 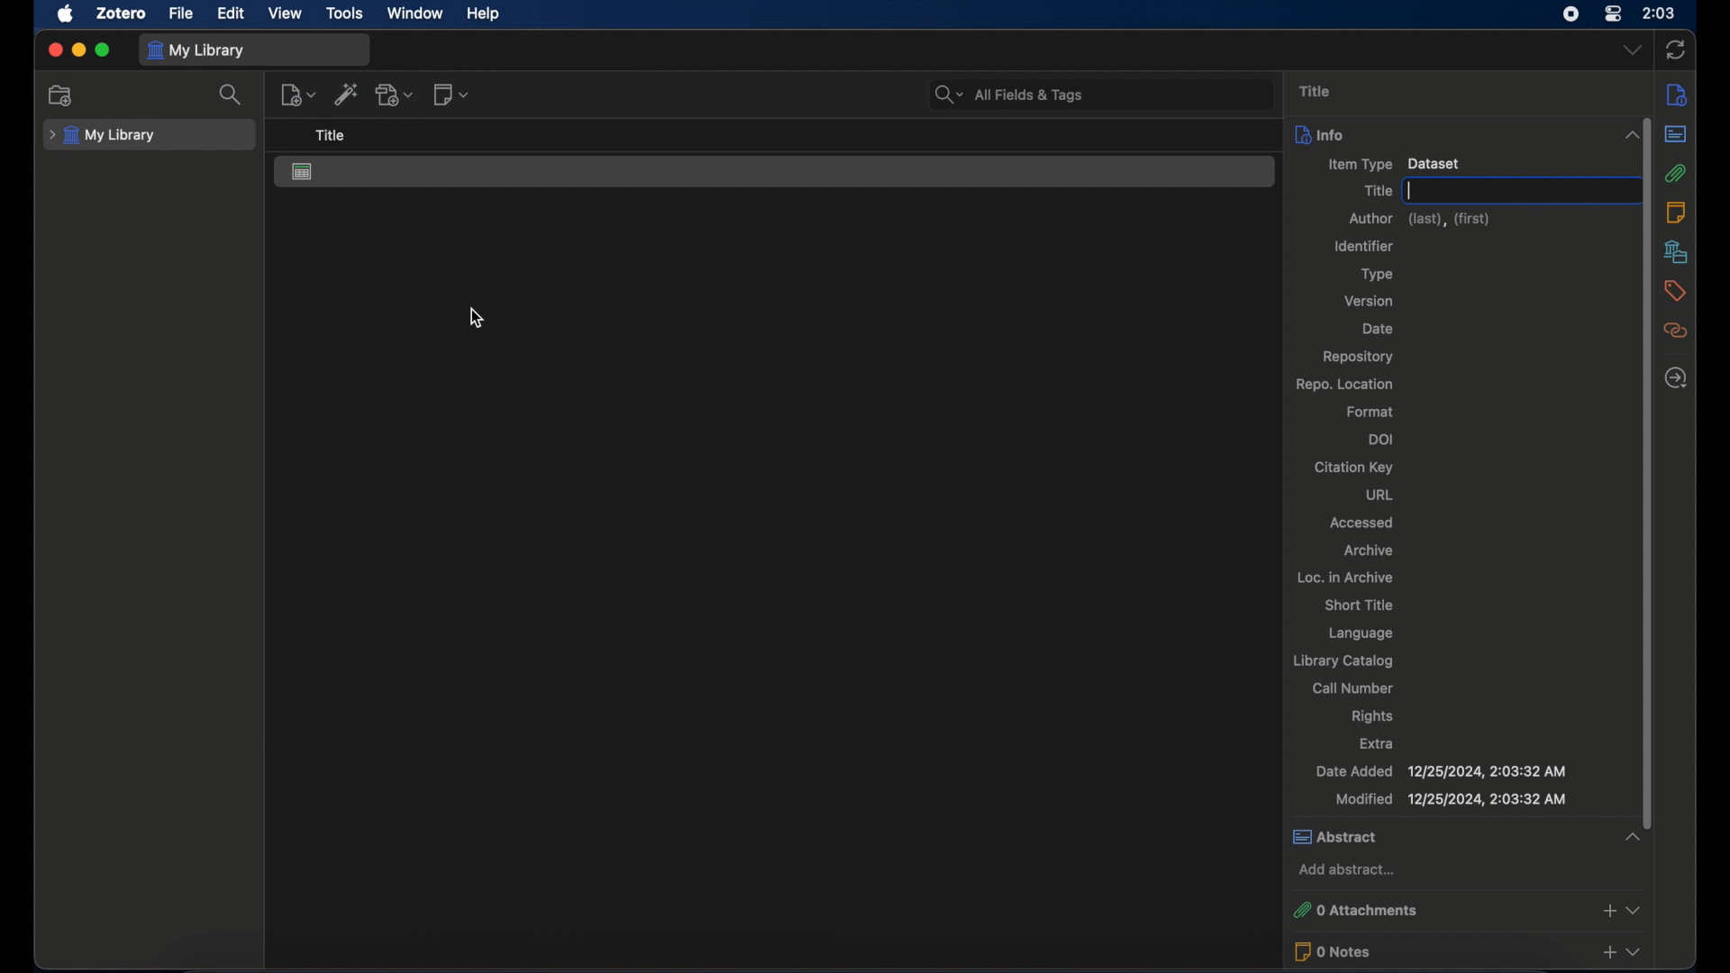 I want to click on apple, so click(x=66, y=14).